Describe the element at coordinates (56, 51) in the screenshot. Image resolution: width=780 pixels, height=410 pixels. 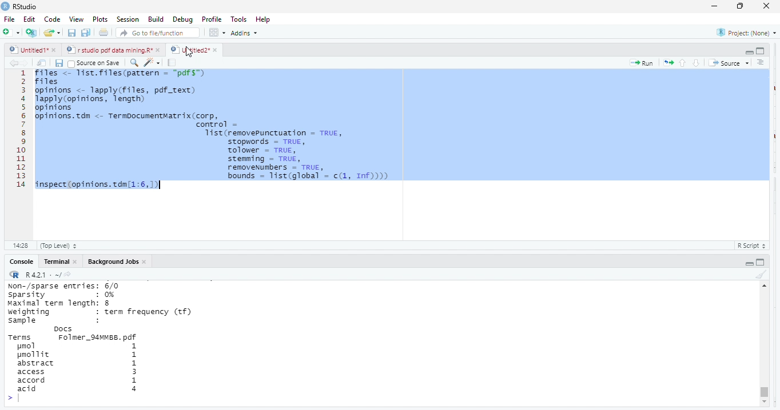
I see `close` at that location.